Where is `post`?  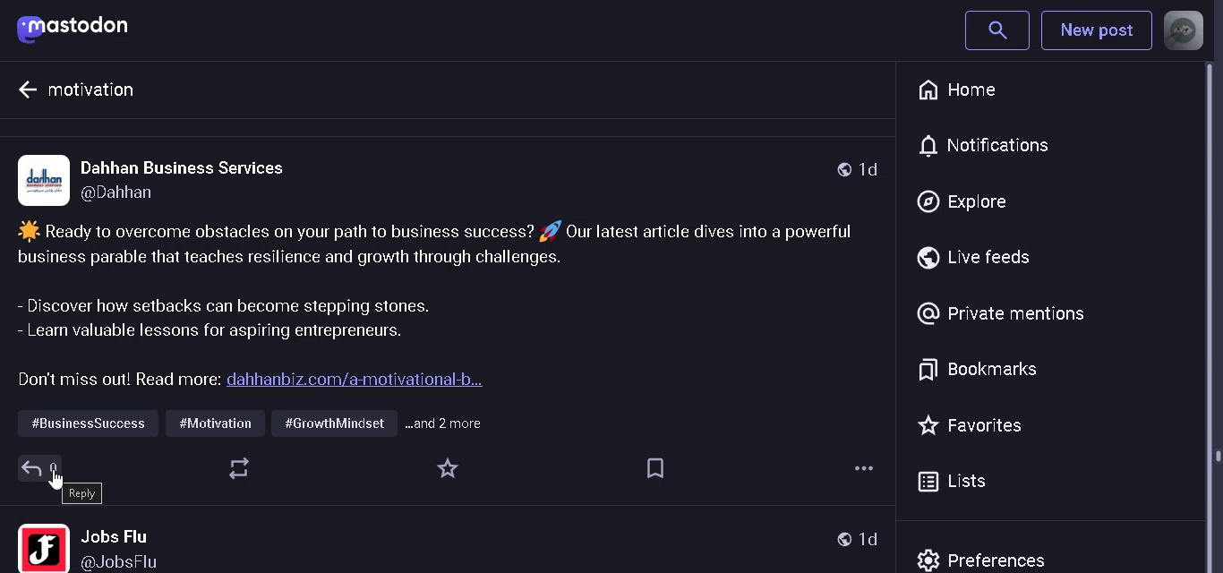 post is located at coordinates (435, 308).